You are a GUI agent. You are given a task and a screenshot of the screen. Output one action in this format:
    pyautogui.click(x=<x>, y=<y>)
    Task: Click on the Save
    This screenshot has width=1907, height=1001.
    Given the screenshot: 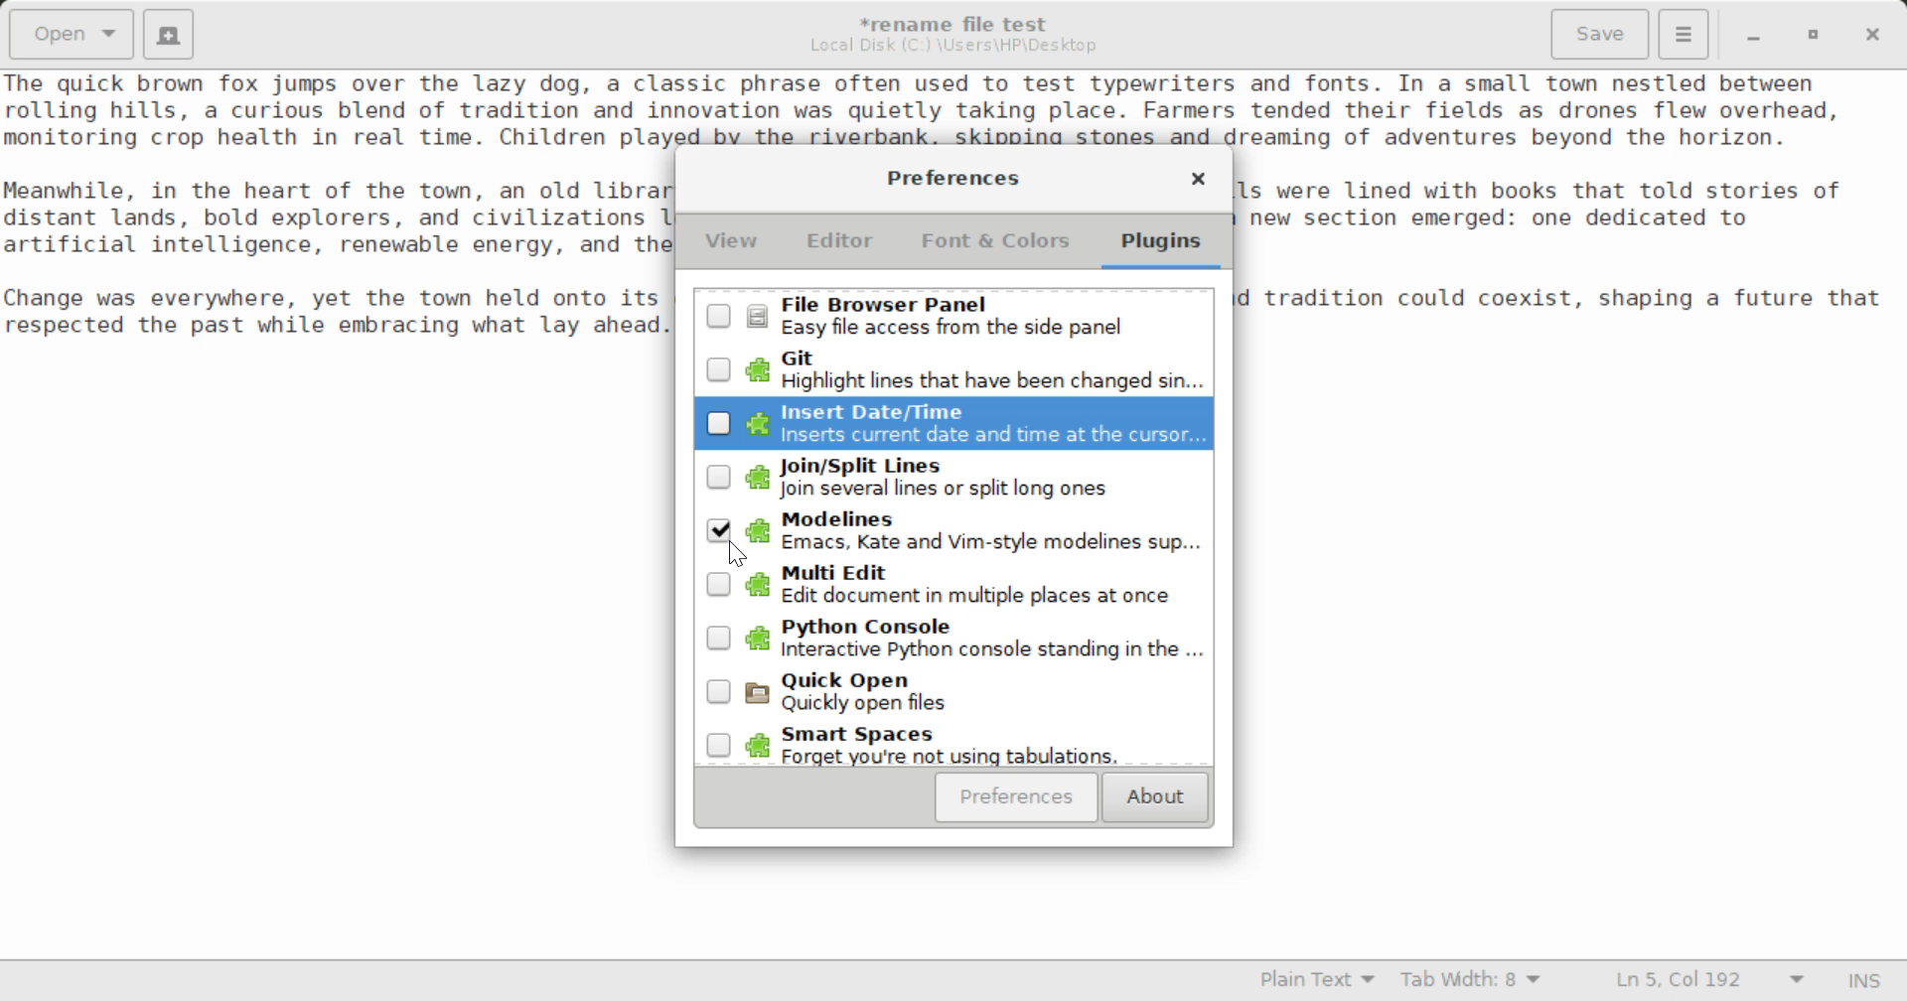 What is the action you would take?
    pyautogui.click(x=1602, y=35)
    